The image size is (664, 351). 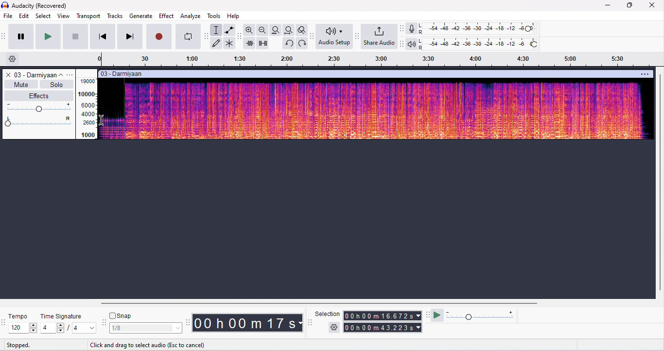 What do you see at coordinates (334, 327) in the screenshot?
I see `selection settings` at bounding box center [334, 327].